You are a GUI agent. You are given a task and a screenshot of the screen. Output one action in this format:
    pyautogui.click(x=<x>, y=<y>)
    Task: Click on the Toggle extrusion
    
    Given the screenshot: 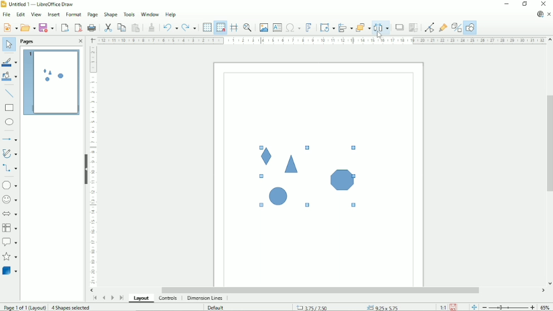 What is the action you would take?
    pyautogui.click(x=457, y=27)
    